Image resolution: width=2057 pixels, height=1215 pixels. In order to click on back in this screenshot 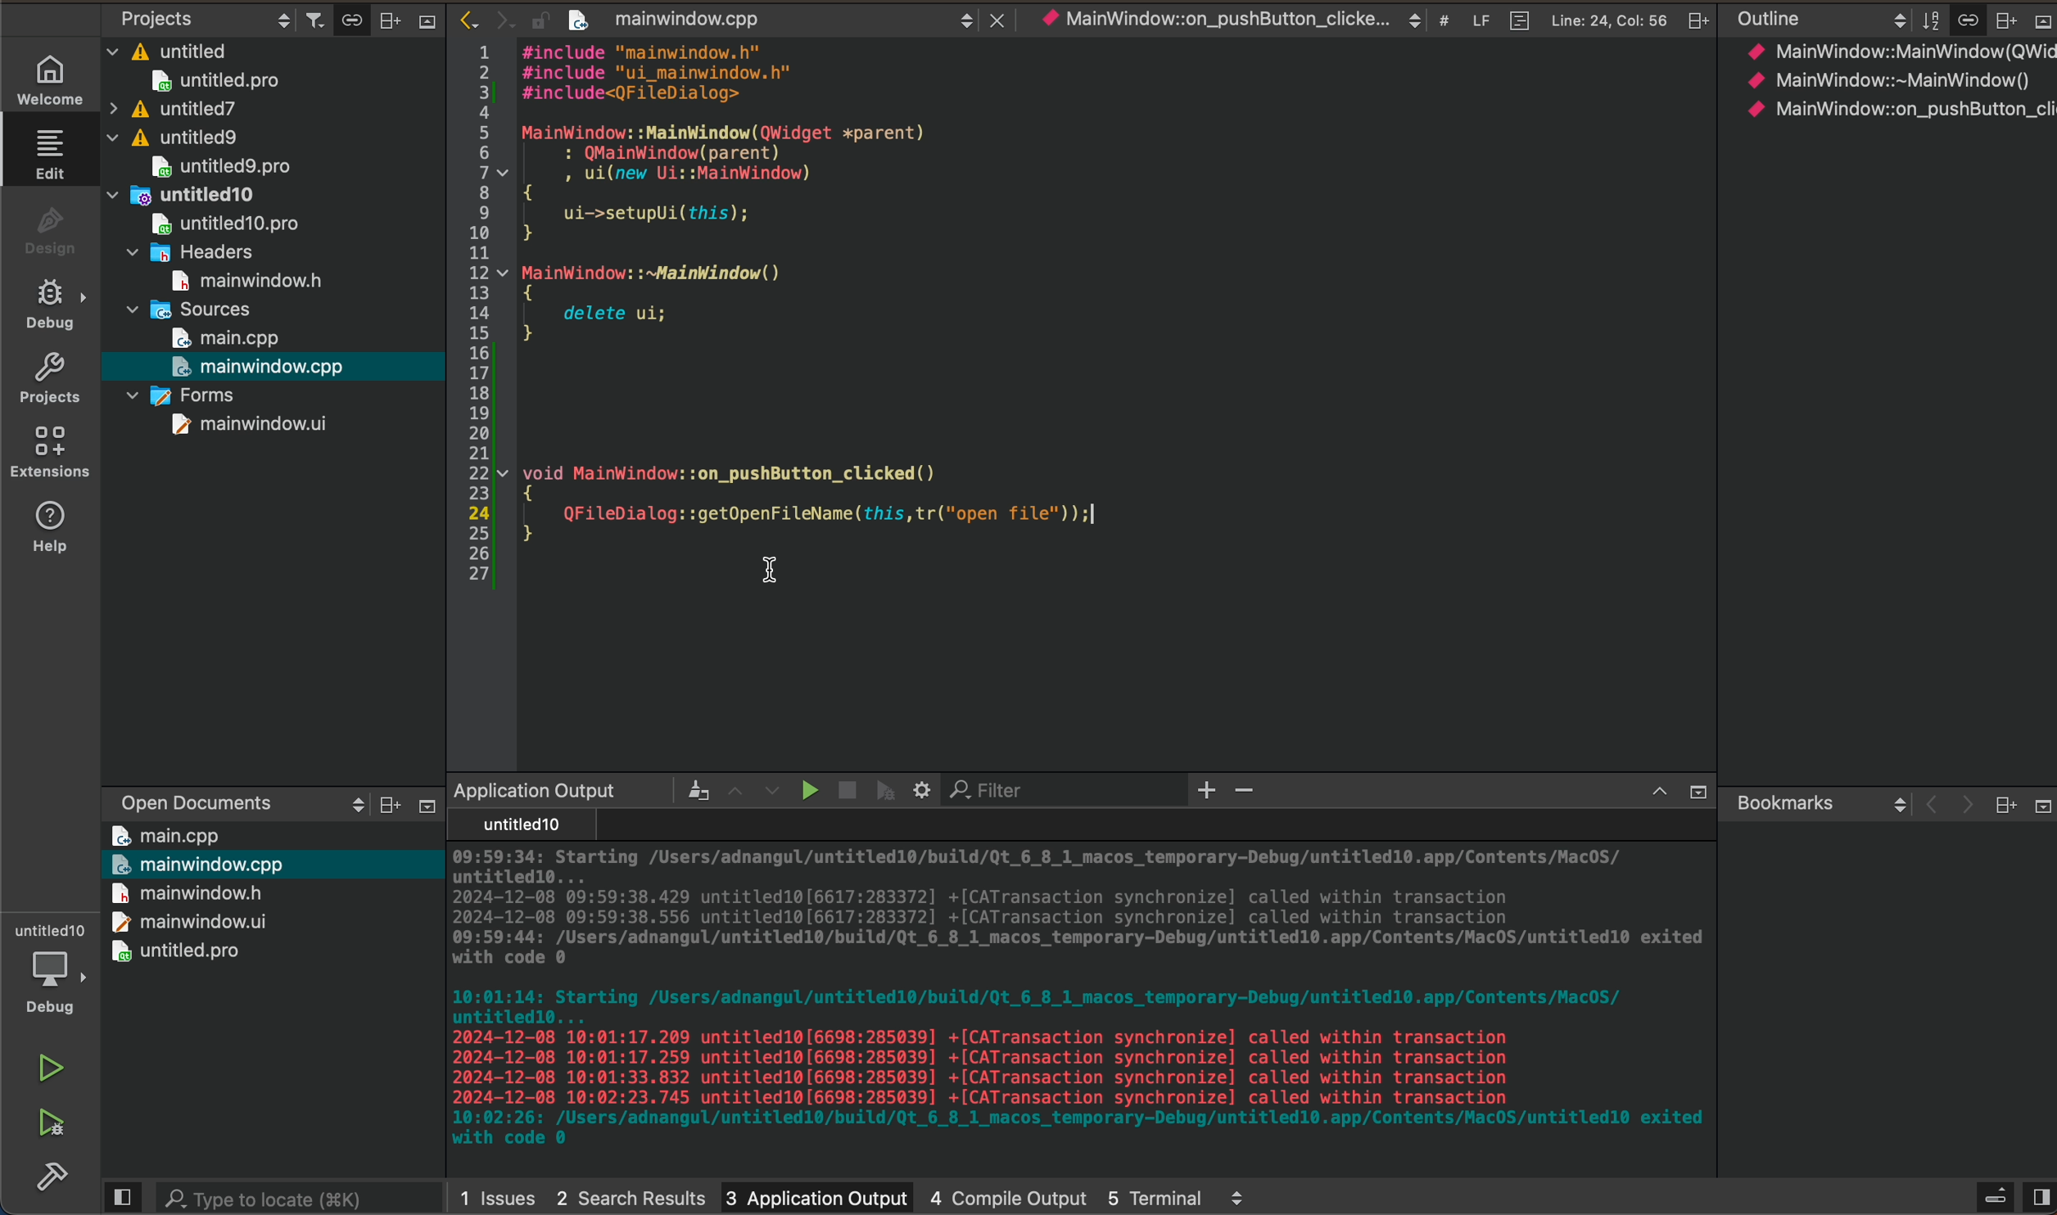, I will do `click(1925, 806)`.